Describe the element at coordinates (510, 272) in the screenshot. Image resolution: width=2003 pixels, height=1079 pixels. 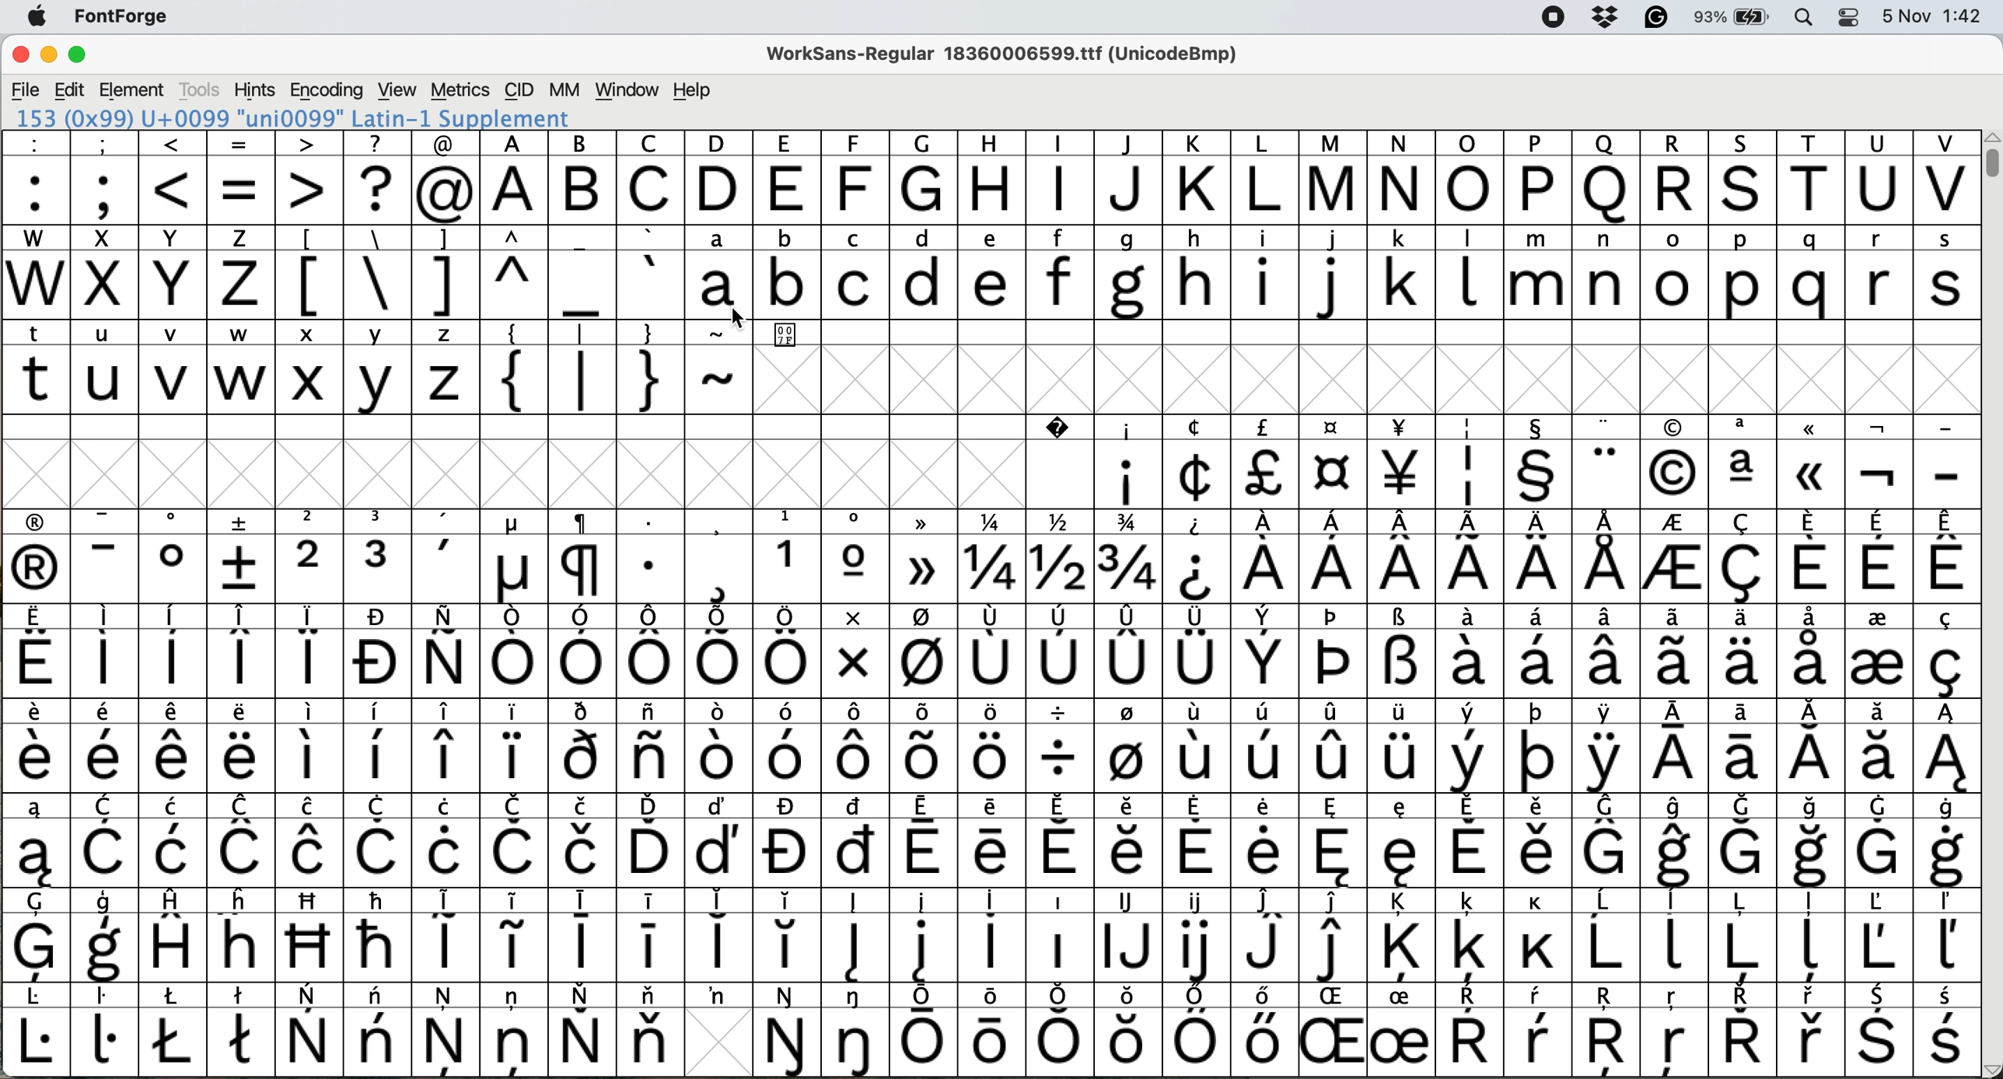
I see `^` at that location.